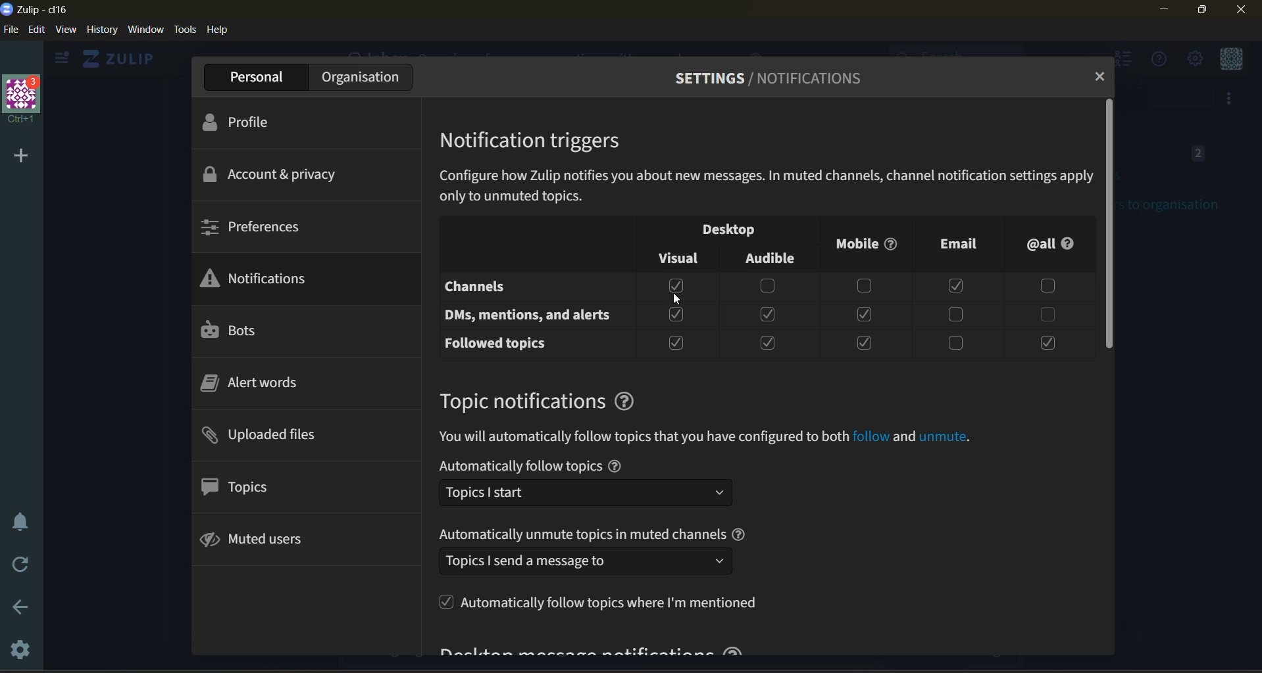  I want to click on email, so click(949, 245).